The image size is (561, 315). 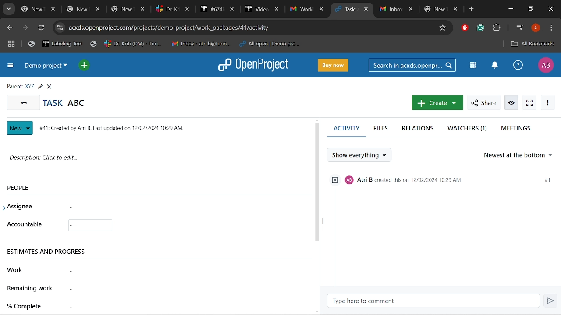 What do you see at coordinates (367, 10) in the screenshot?
I see `Close current tab` at bounding box center [367, 10].